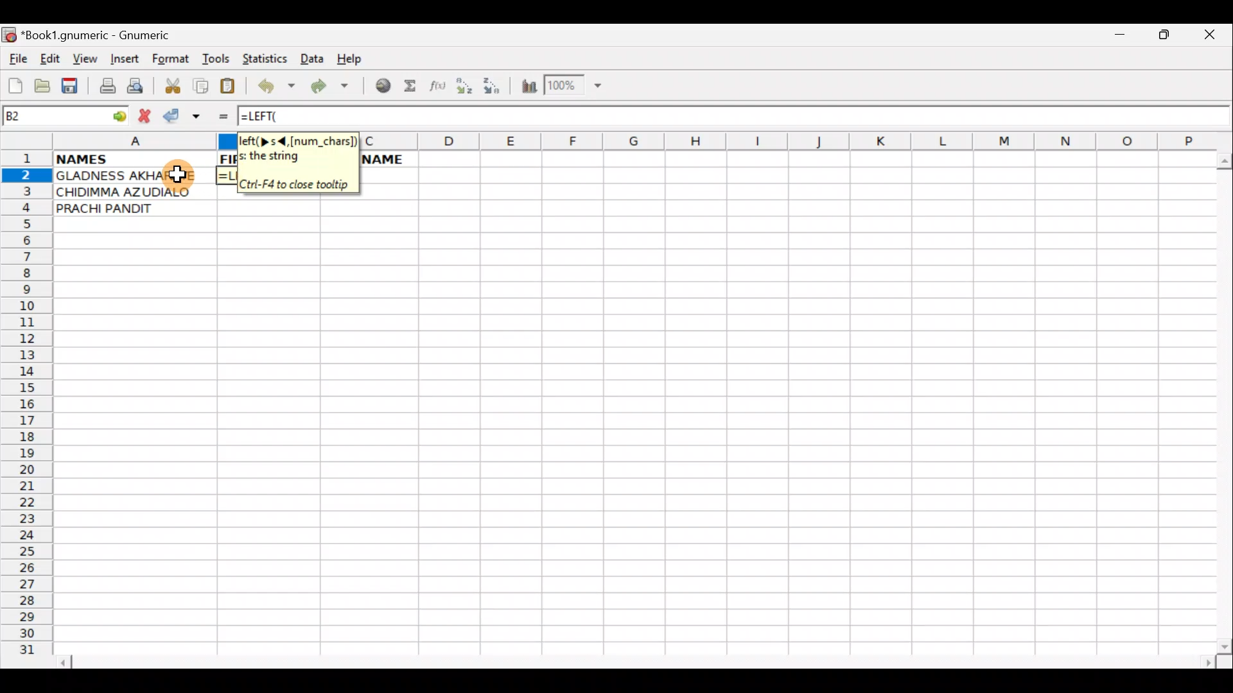  I want to click on left(>s<, (num,chars) the string. Ctri-F4 to close tooltip., so click(297, 161).